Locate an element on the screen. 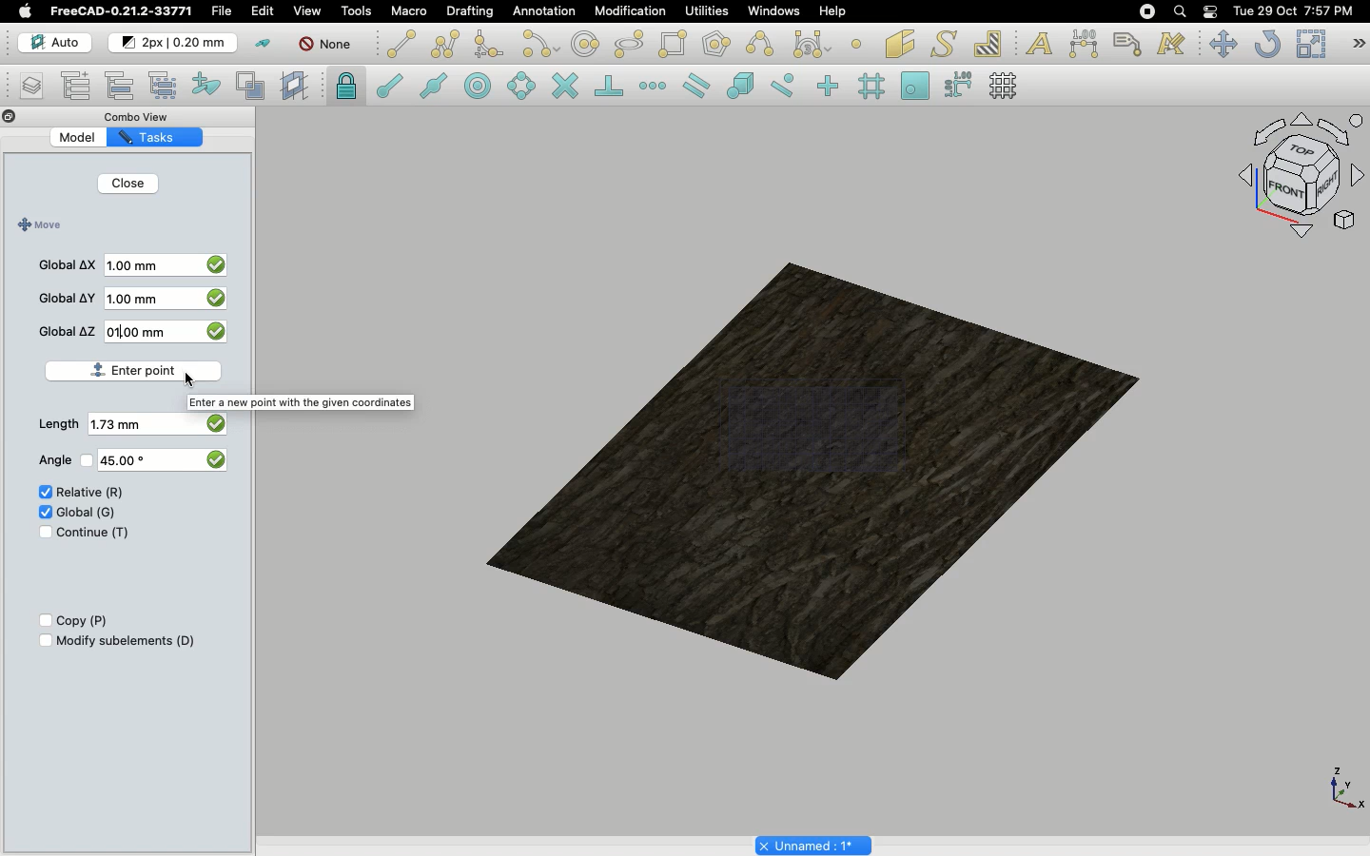 The image size is (1370, 856). Create working plane proxy is located at coordinates (297, 87).